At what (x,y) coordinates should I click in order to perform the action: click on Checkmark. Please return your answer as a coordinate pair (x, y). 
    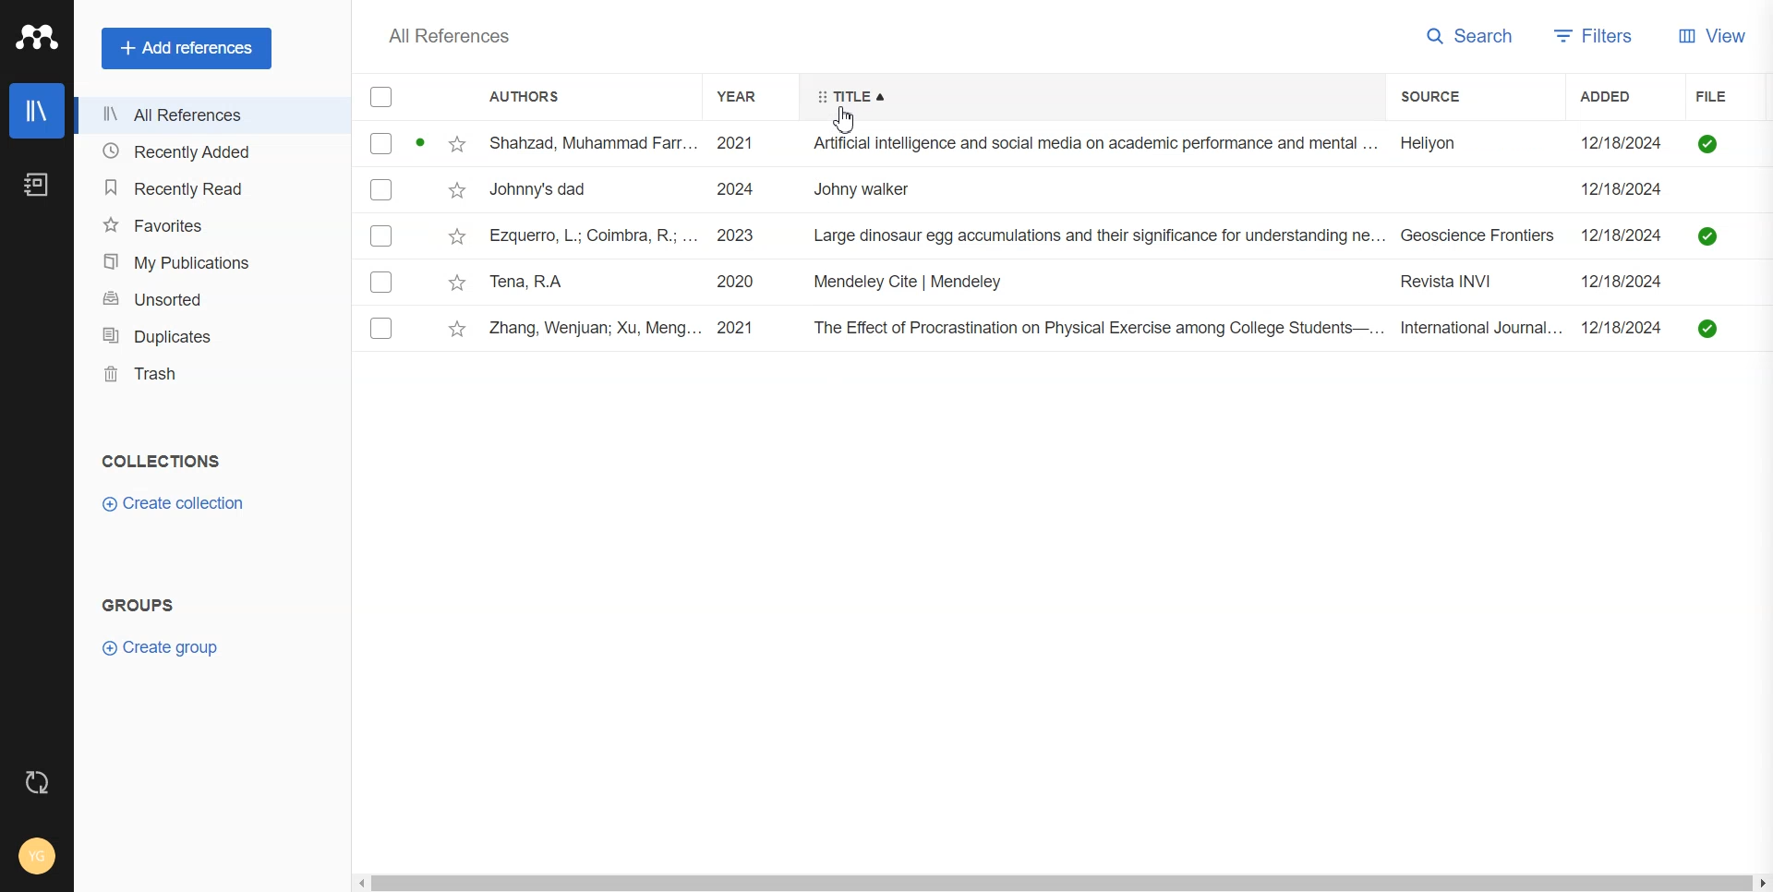
    Looking at the image, I should click on (382, 98).